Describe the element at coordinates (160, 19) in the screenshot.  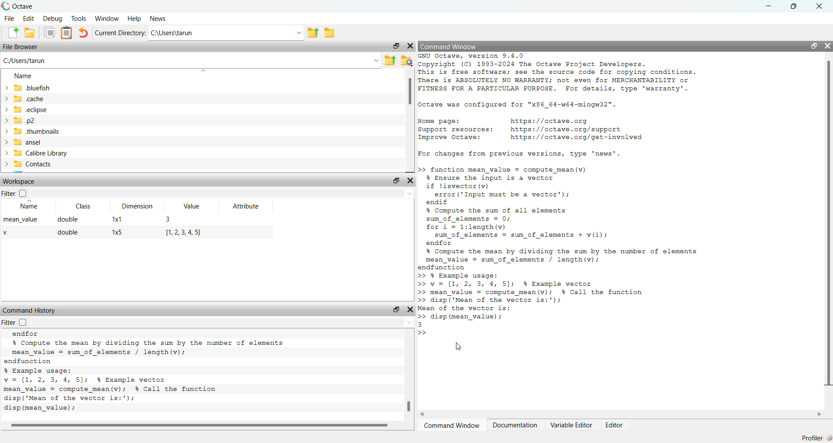
I see `news` at that location.